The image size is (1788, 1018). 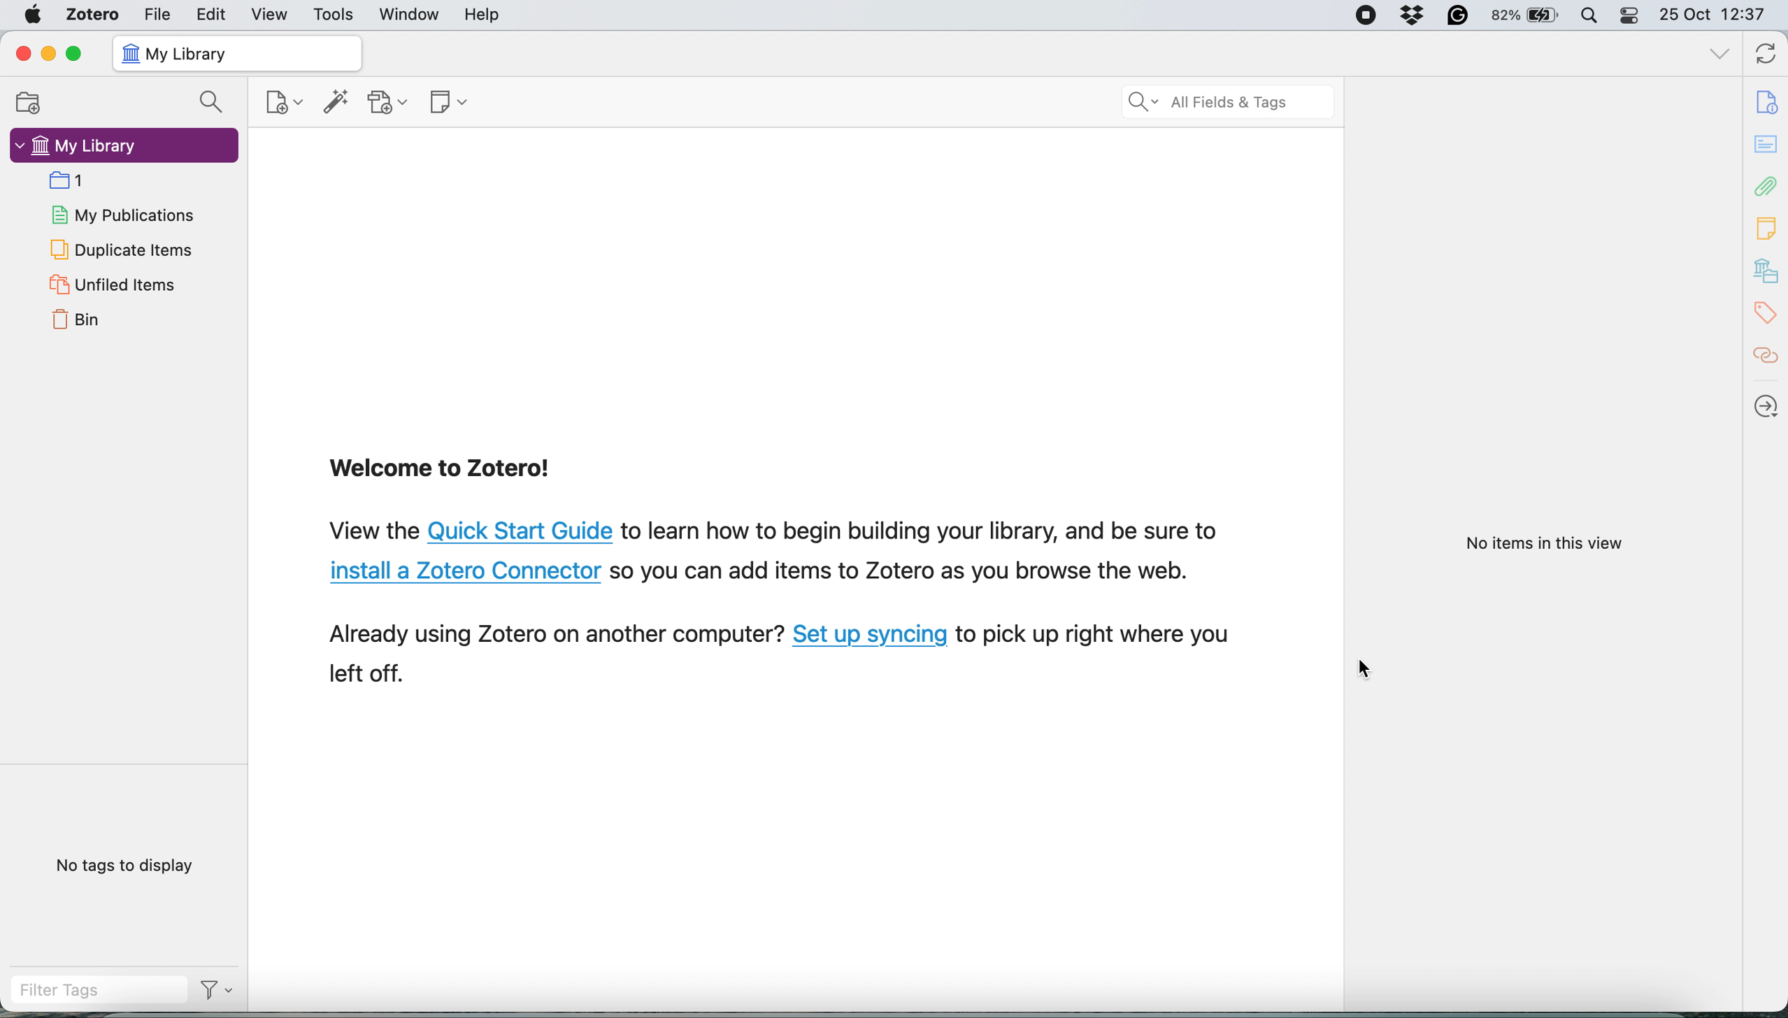 What do you see at coordinates (1223, 103) in the screenshot?
I see `search all field ads tags` at bounding box center [1223, 103].